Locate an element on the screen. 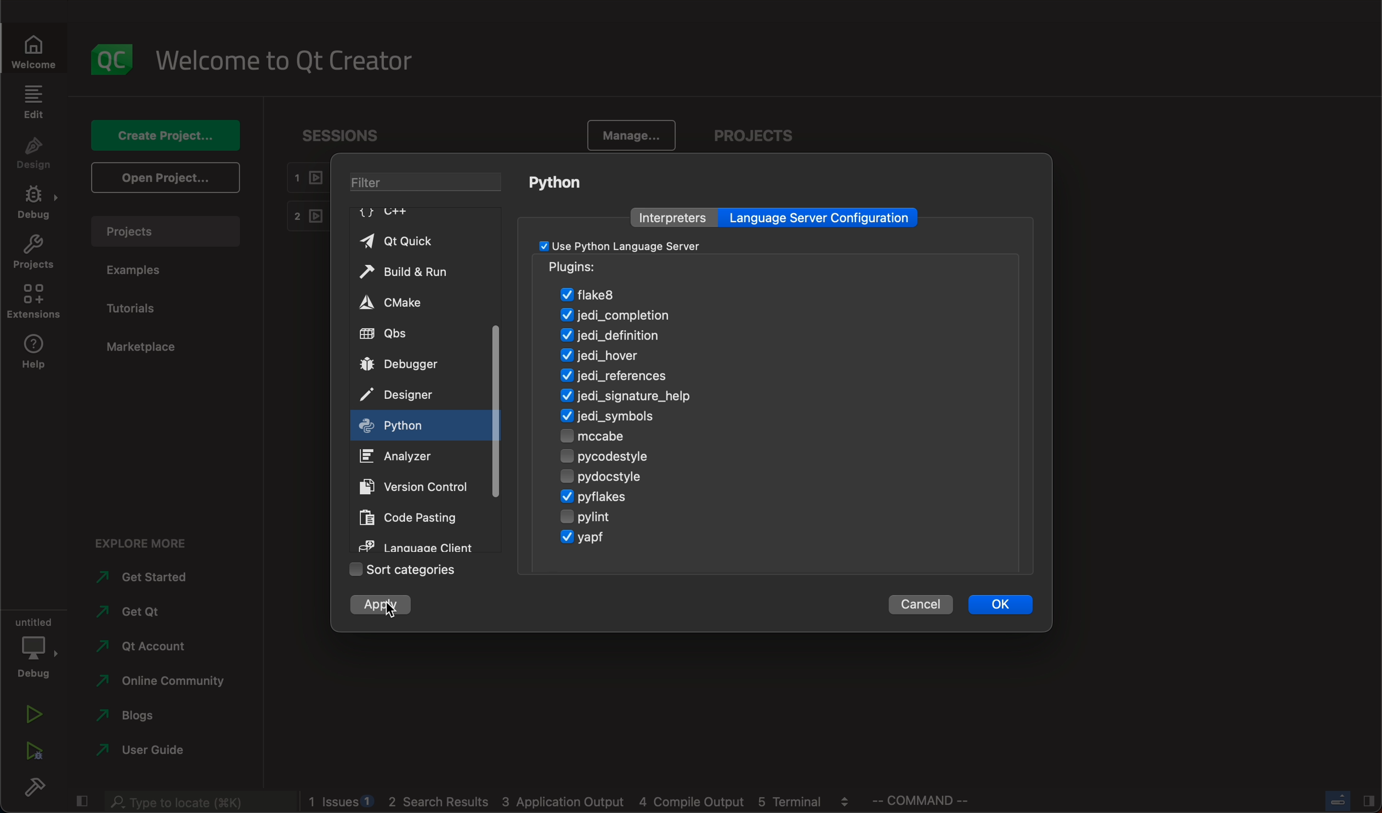 The image size is (1382, 813). logs is located at coordinates (579, 801).